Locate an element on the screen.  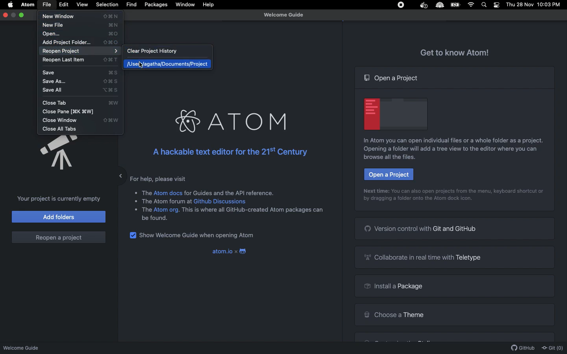
 is located at coordinates (439, 6).